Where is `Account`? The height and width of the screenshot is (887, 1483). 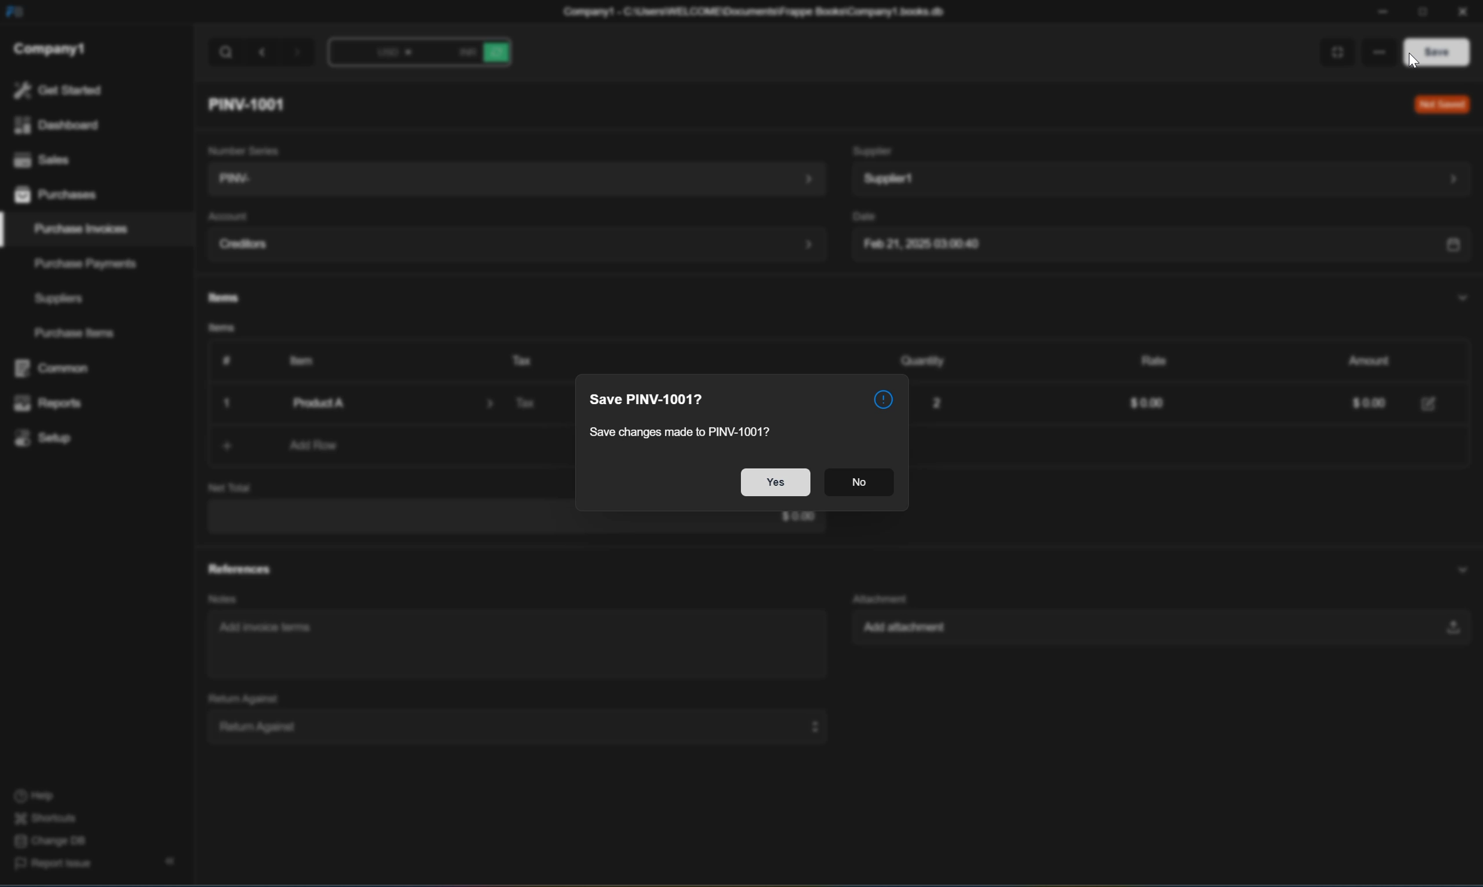
Account is located at coordinates (227, 216).